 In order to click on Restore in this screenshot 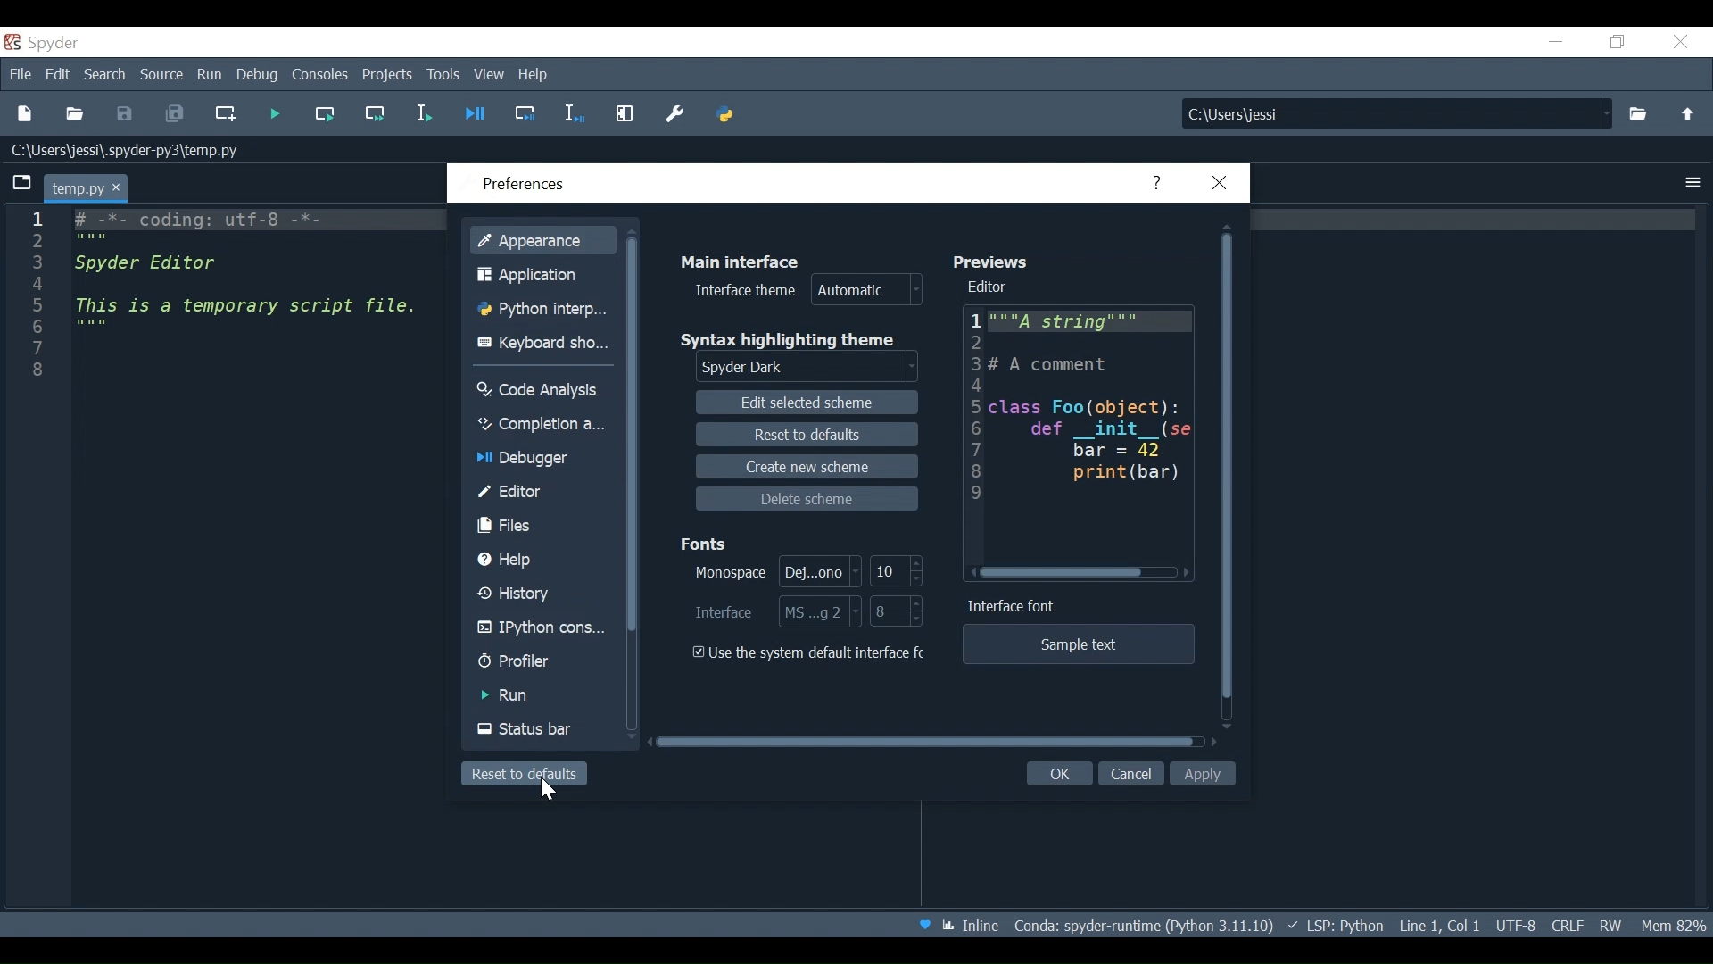, I will do `click(1619, 41)`.